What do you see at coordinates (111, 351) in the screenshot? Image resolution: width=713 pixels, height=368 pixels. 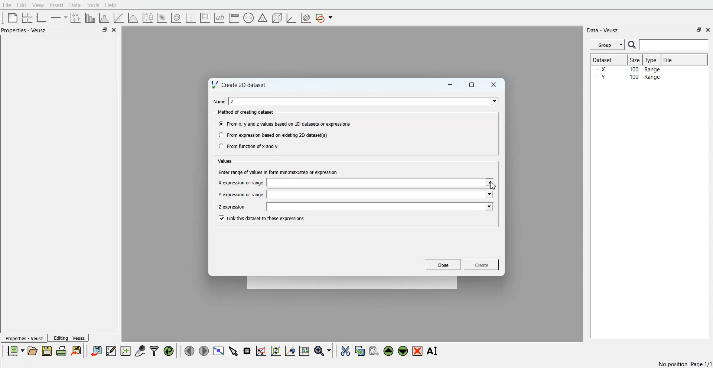 I see `Edit and enter new dataset` at bounding box center [111, 351].